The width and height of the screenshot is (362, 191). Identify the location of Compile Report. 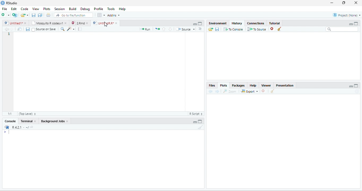
(80, 29).